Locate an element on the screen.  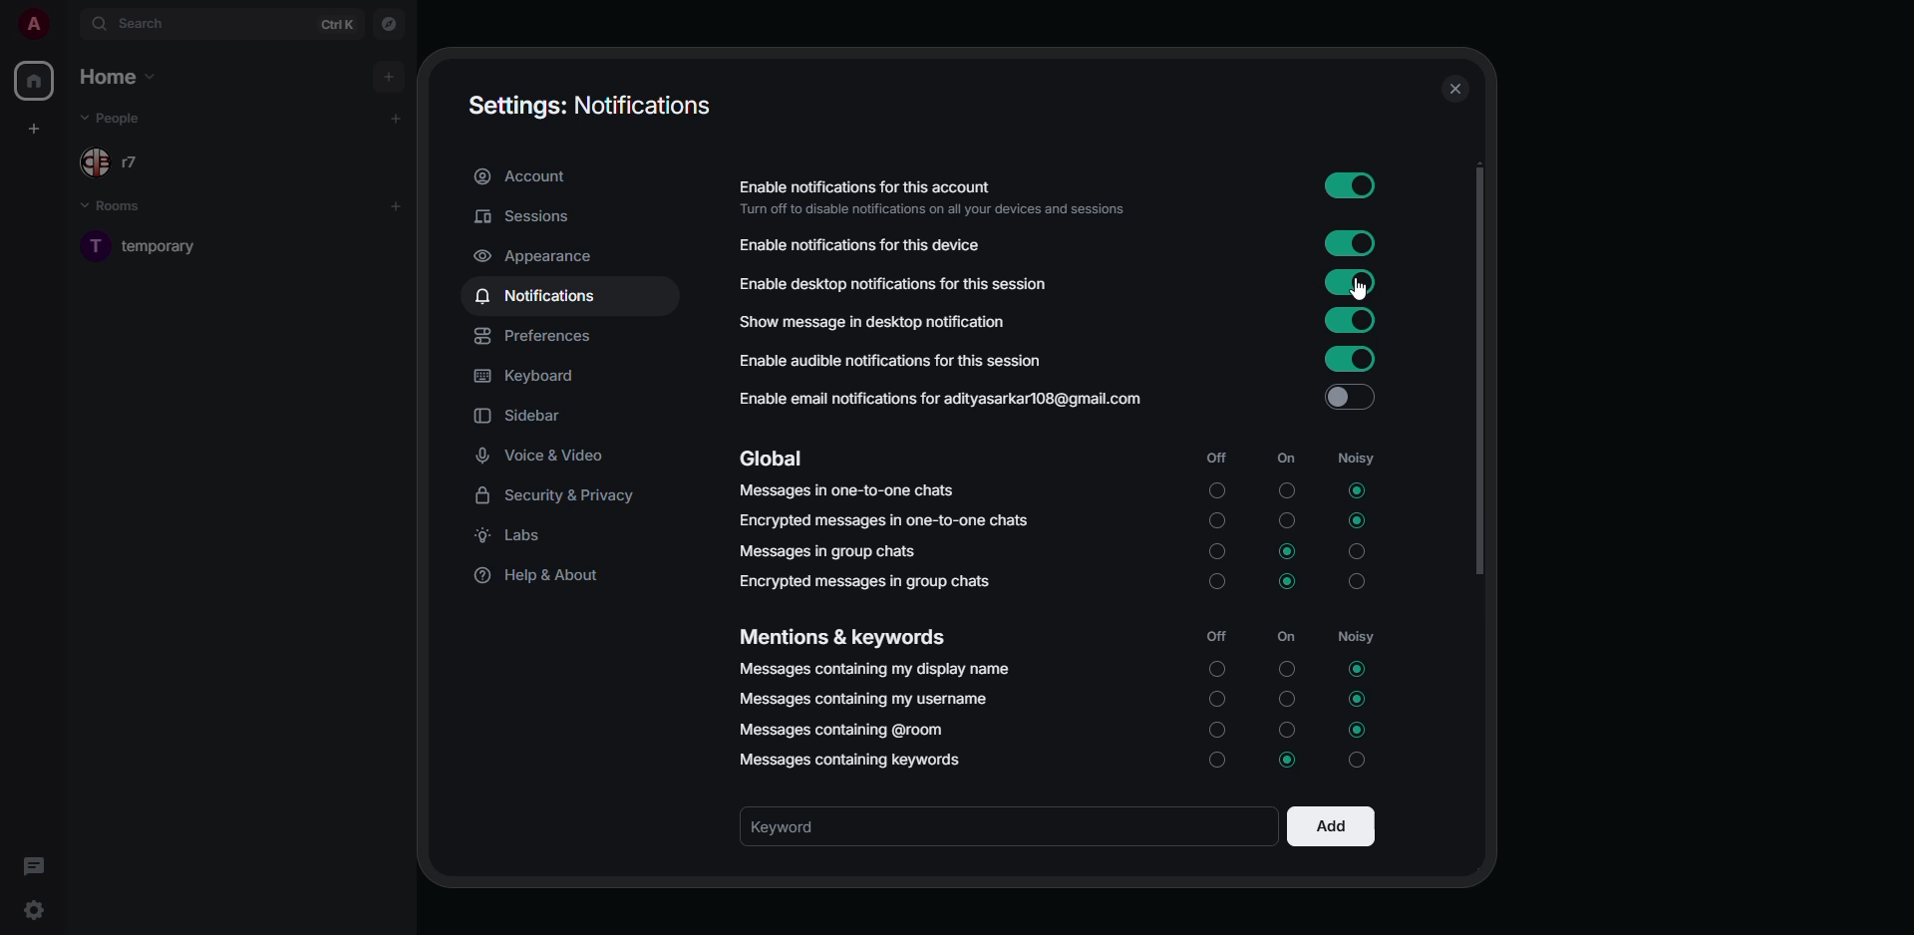
threads is located at coordinates (32, 866).